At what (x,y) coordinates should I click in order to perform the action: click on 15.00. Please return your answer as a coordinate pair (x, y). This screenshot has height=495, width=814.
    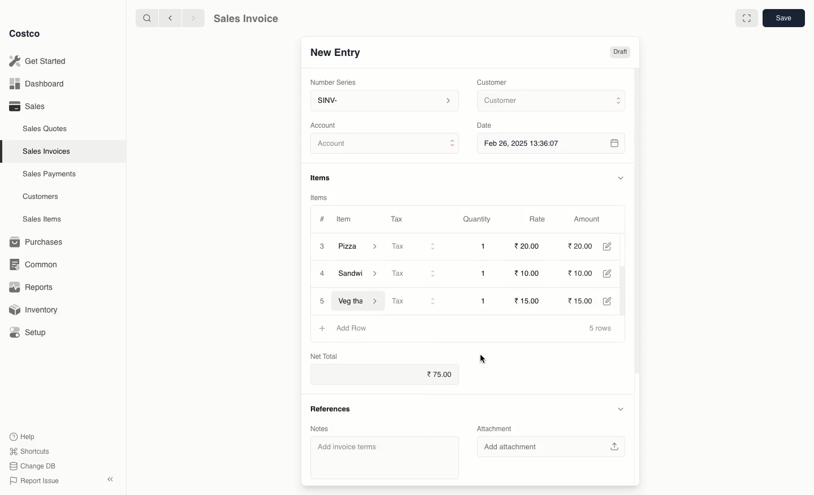
    Looking at the image, I should click on (531, 300).